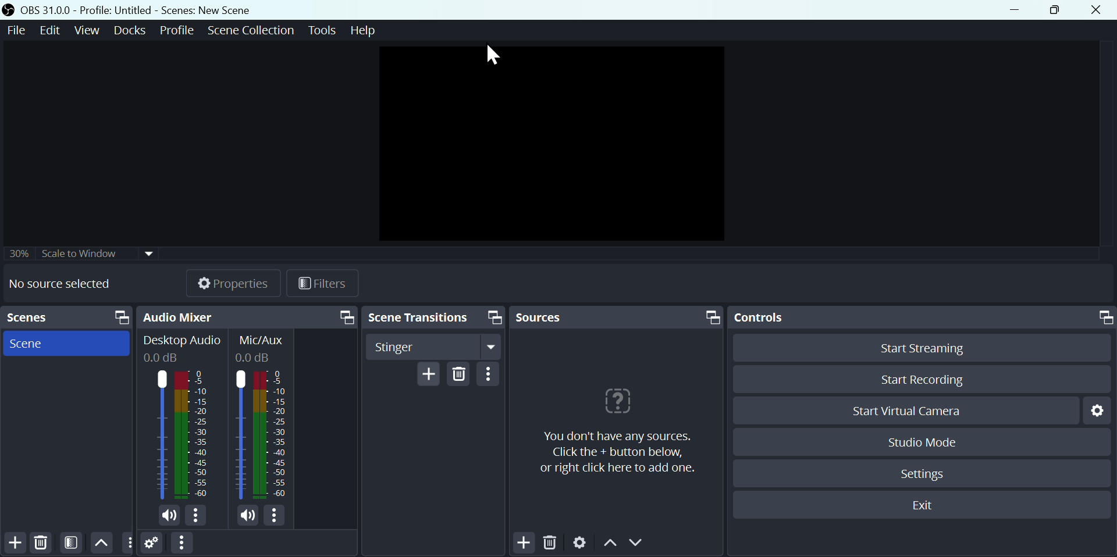  What do you see at coordinates (69, 317) in the screenshot?
I see `Scenes` at bounding box center [69, 317].